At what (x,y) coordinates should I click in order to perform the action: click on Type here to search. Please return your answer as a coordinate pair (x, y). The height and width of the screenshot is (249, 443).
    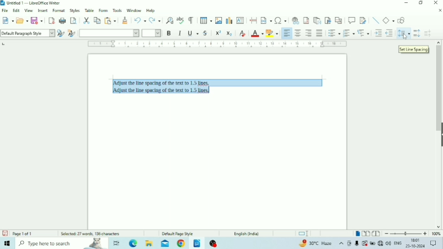
    Looking at the image, I should click on (62, 243).